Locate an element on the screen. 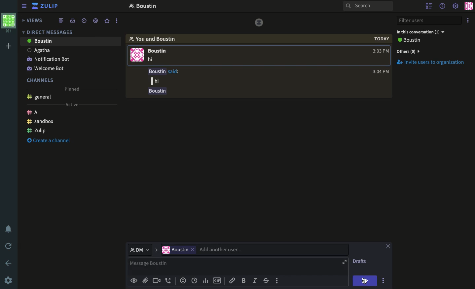  Channels is located at coordinates (41, 79).